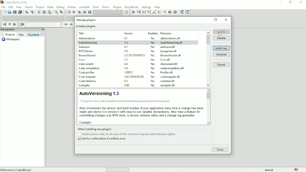  Describe the element at coordinates (297, 169) in the screenshot. I see `Language` at that location.